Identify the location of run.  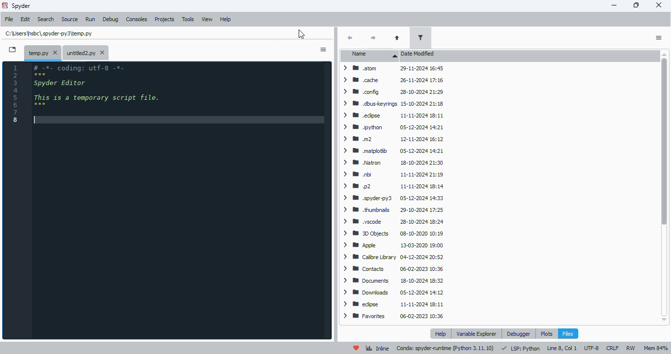
(90, 19).